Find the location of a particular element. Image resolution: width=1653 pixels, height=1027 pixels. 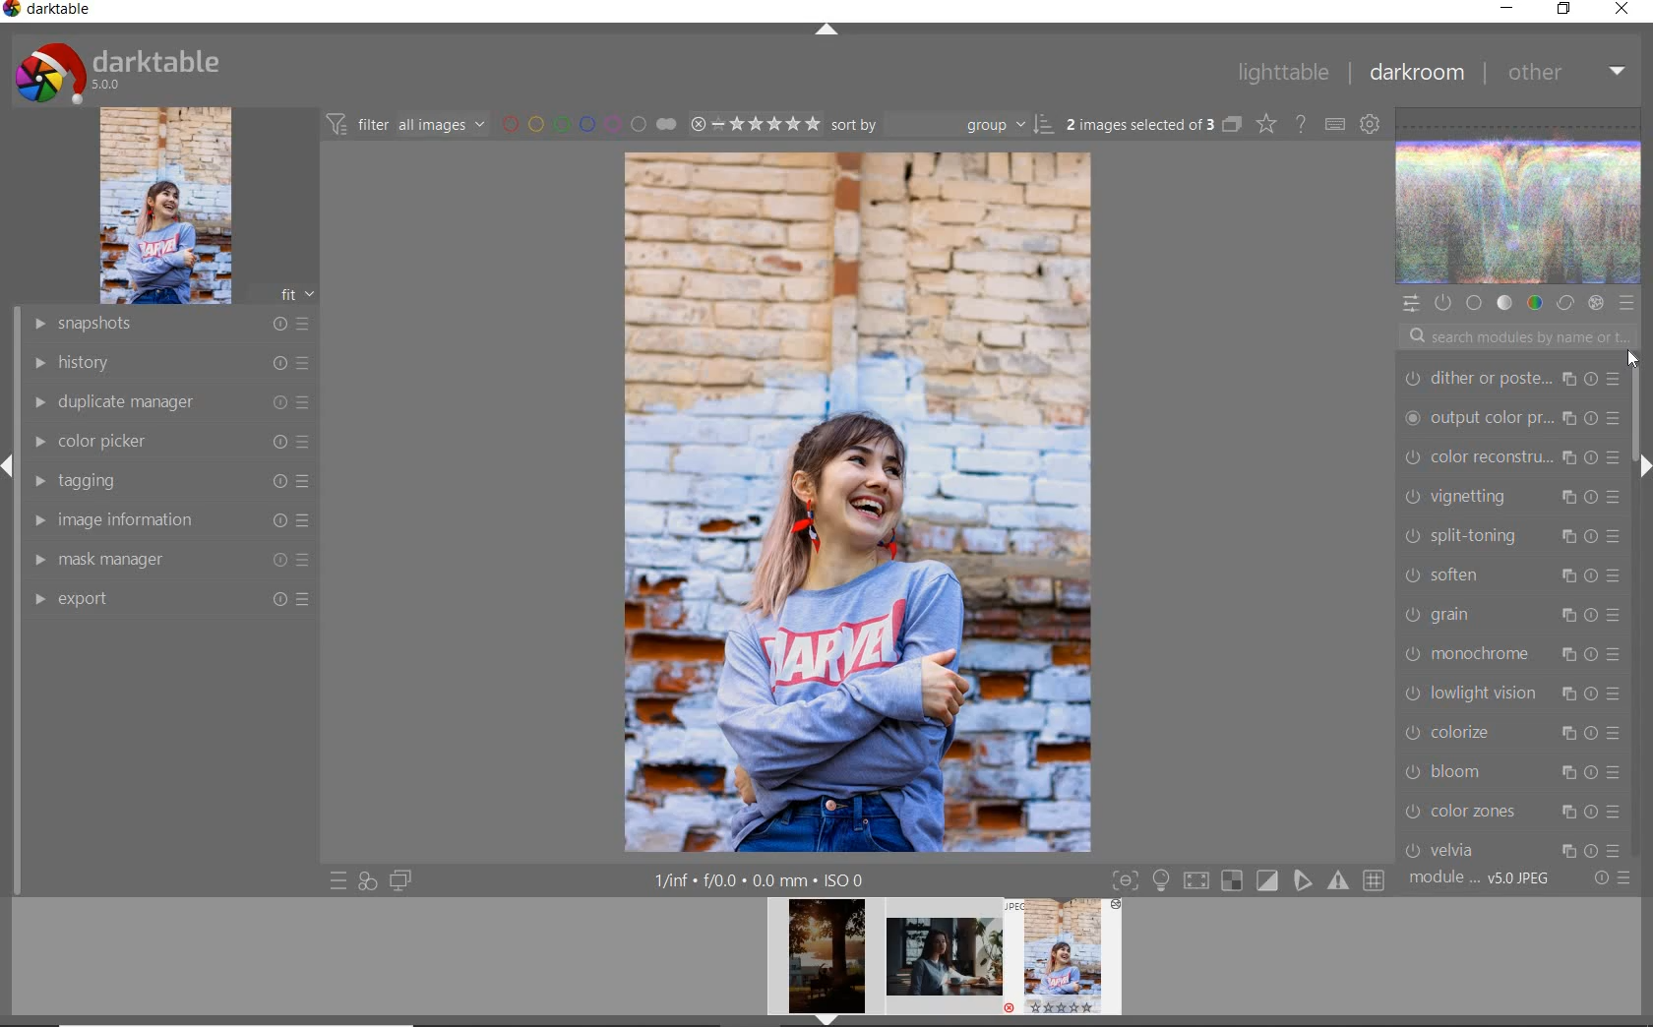

color picker is located at coordinates (169, 442).